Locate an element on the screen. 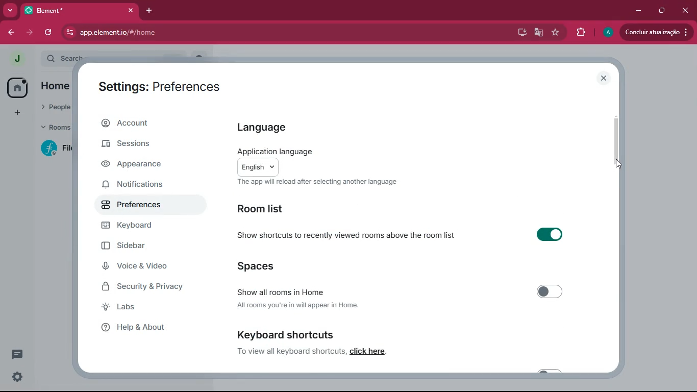 Image resolution: width=697 pixels, height=392 pixels. The app will reload after selecting another language is located at coordinates (330, 183).